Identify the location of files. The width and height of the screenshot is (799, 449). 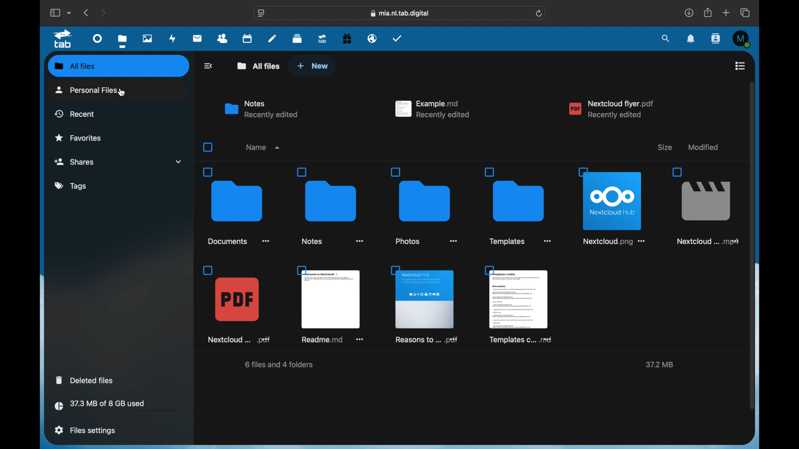
(122, 41).